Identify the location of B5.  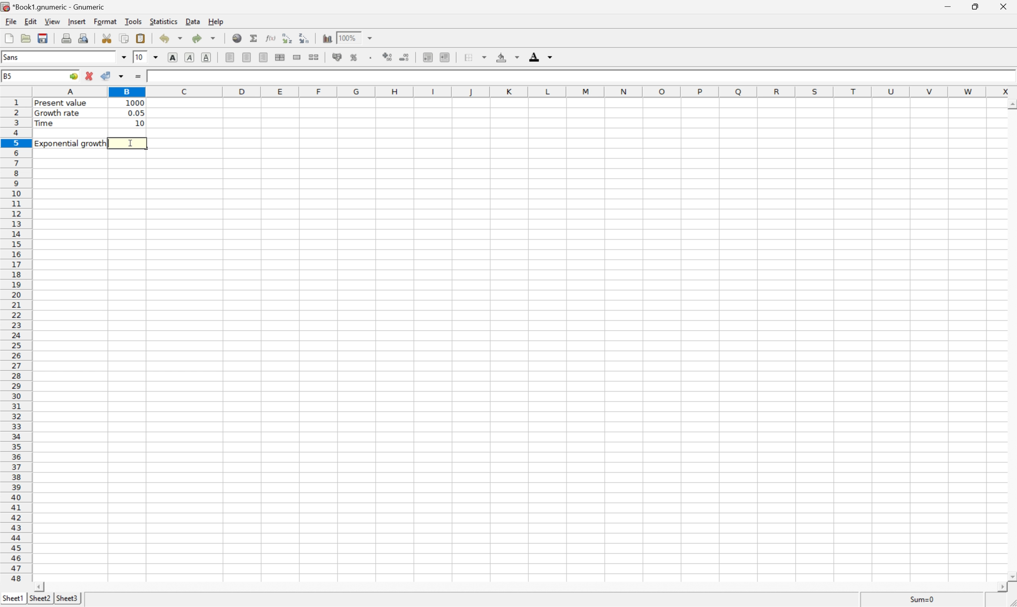
(11, 76).